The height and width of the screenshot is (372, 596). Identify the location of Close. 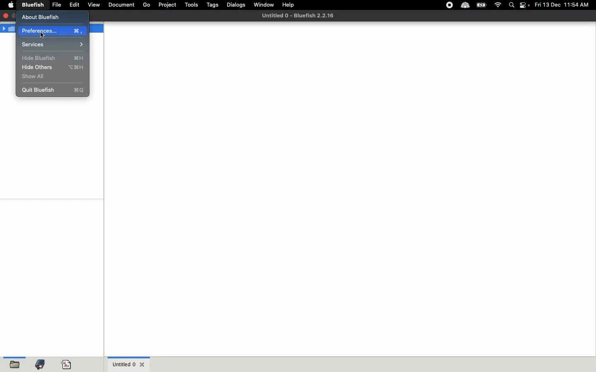
(7, 15).